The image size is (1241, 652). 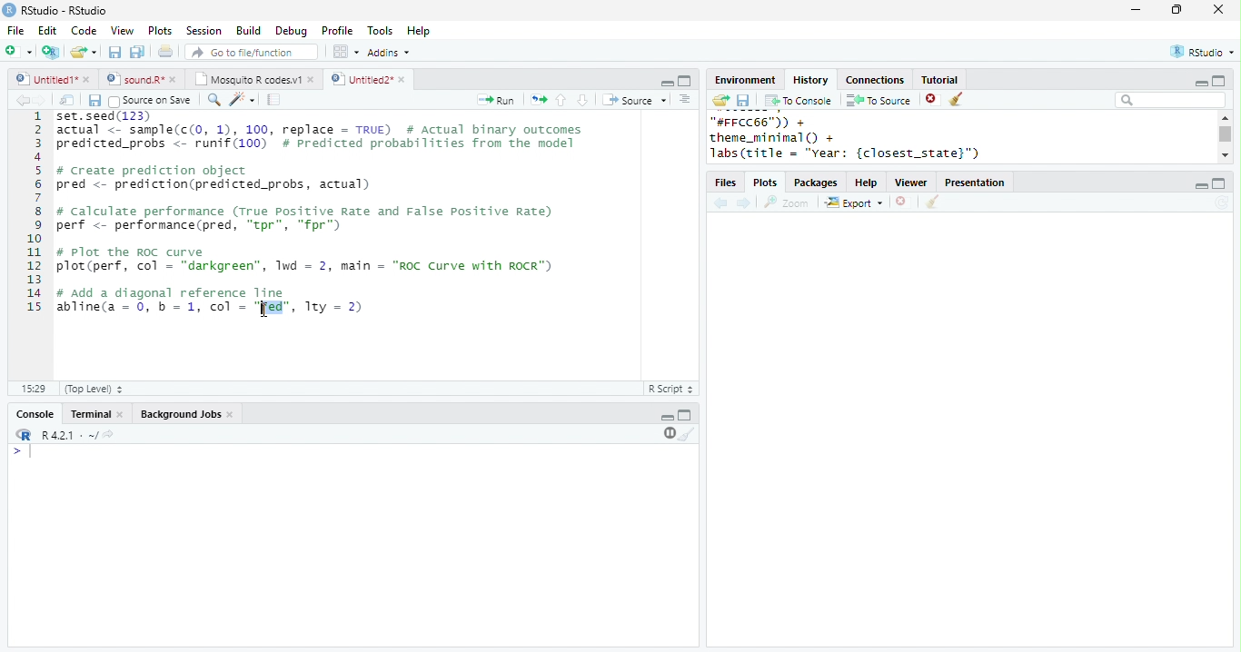 What do you see at coordinates (720, 100) in the screenshot?
I see `open folder` at bounding box center [720, 100].